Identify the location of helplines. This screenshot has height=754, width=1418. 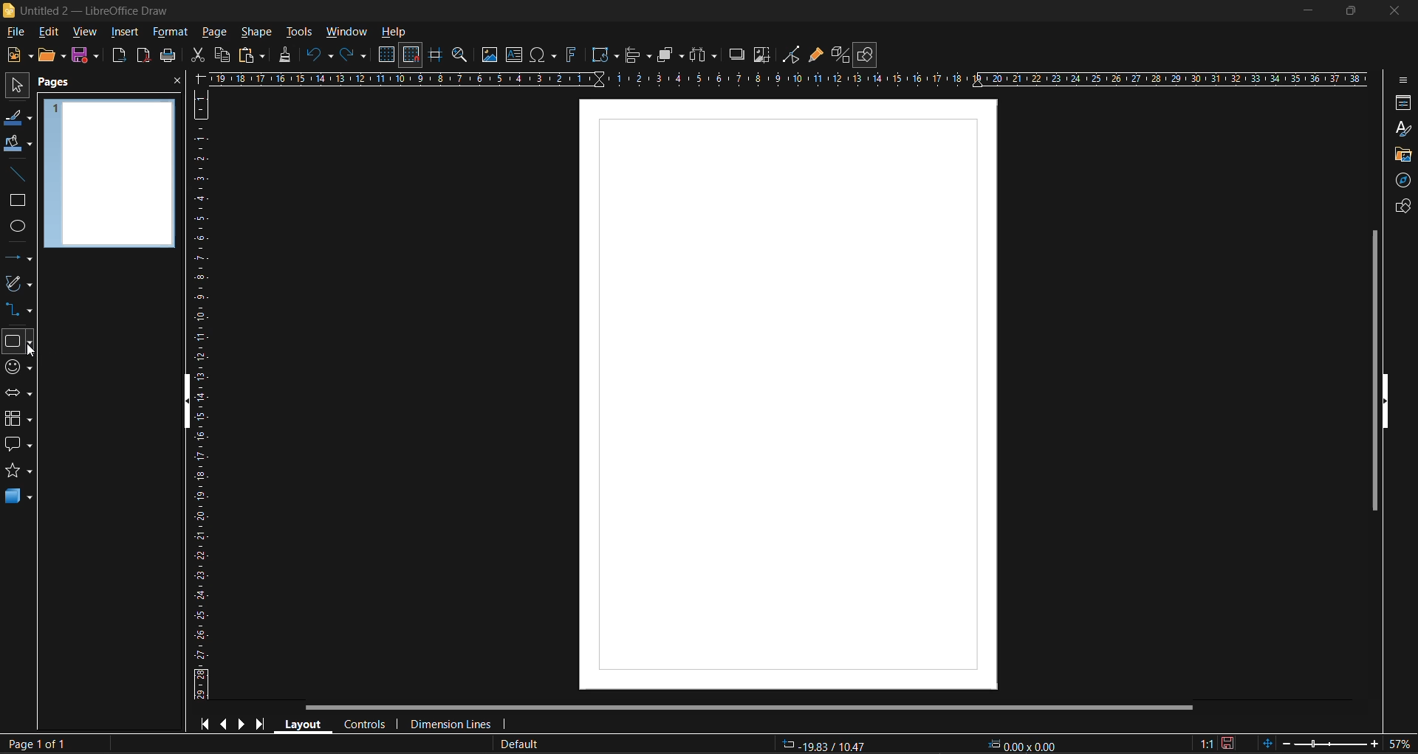
(434, 55).